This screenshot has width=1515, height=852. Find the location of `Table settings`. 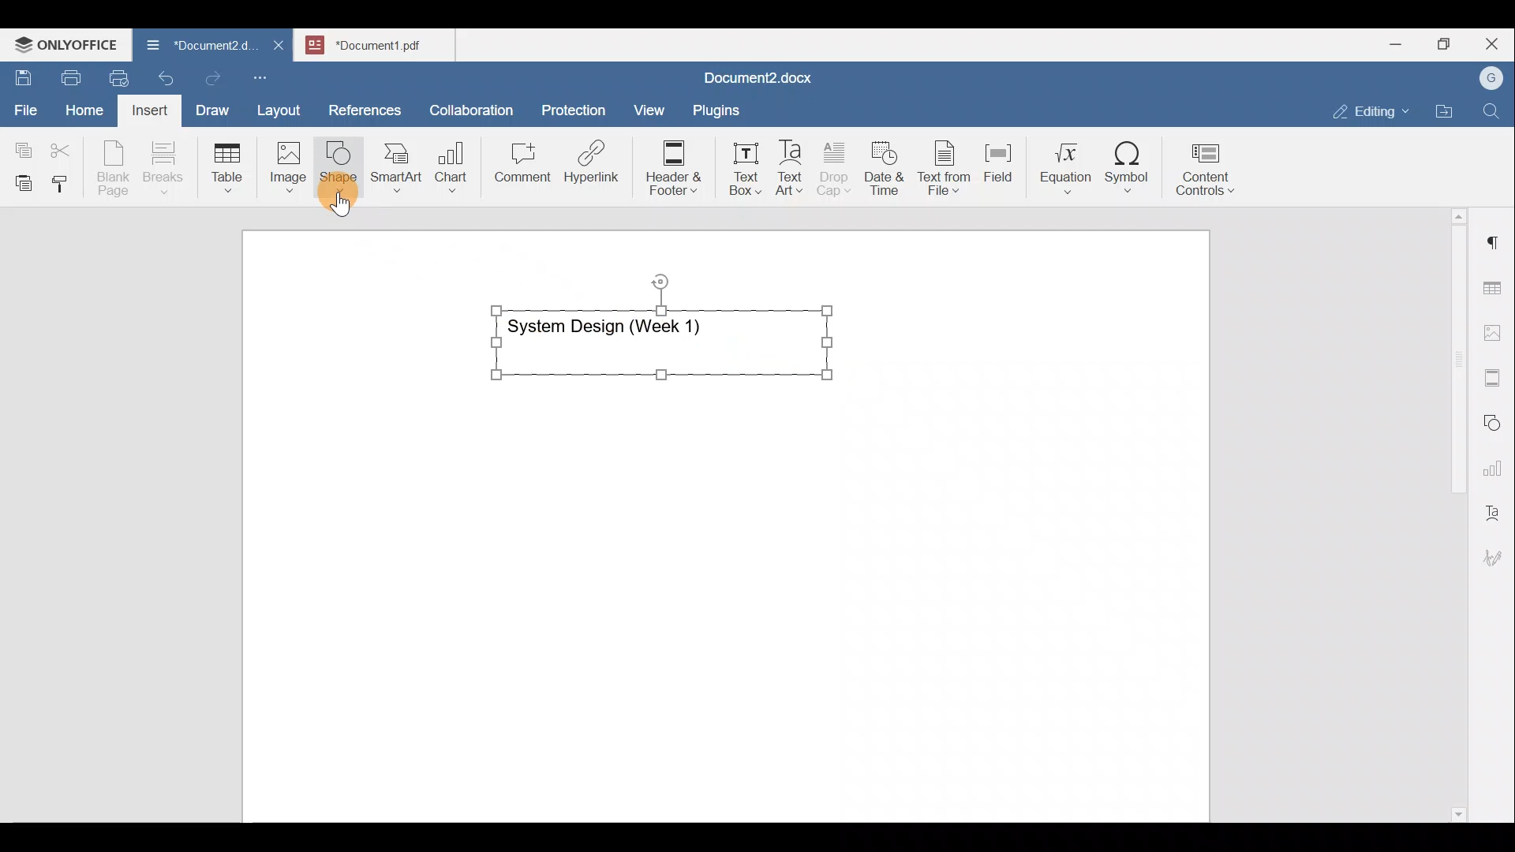

Table settings is located at coordinates (1495, 286).